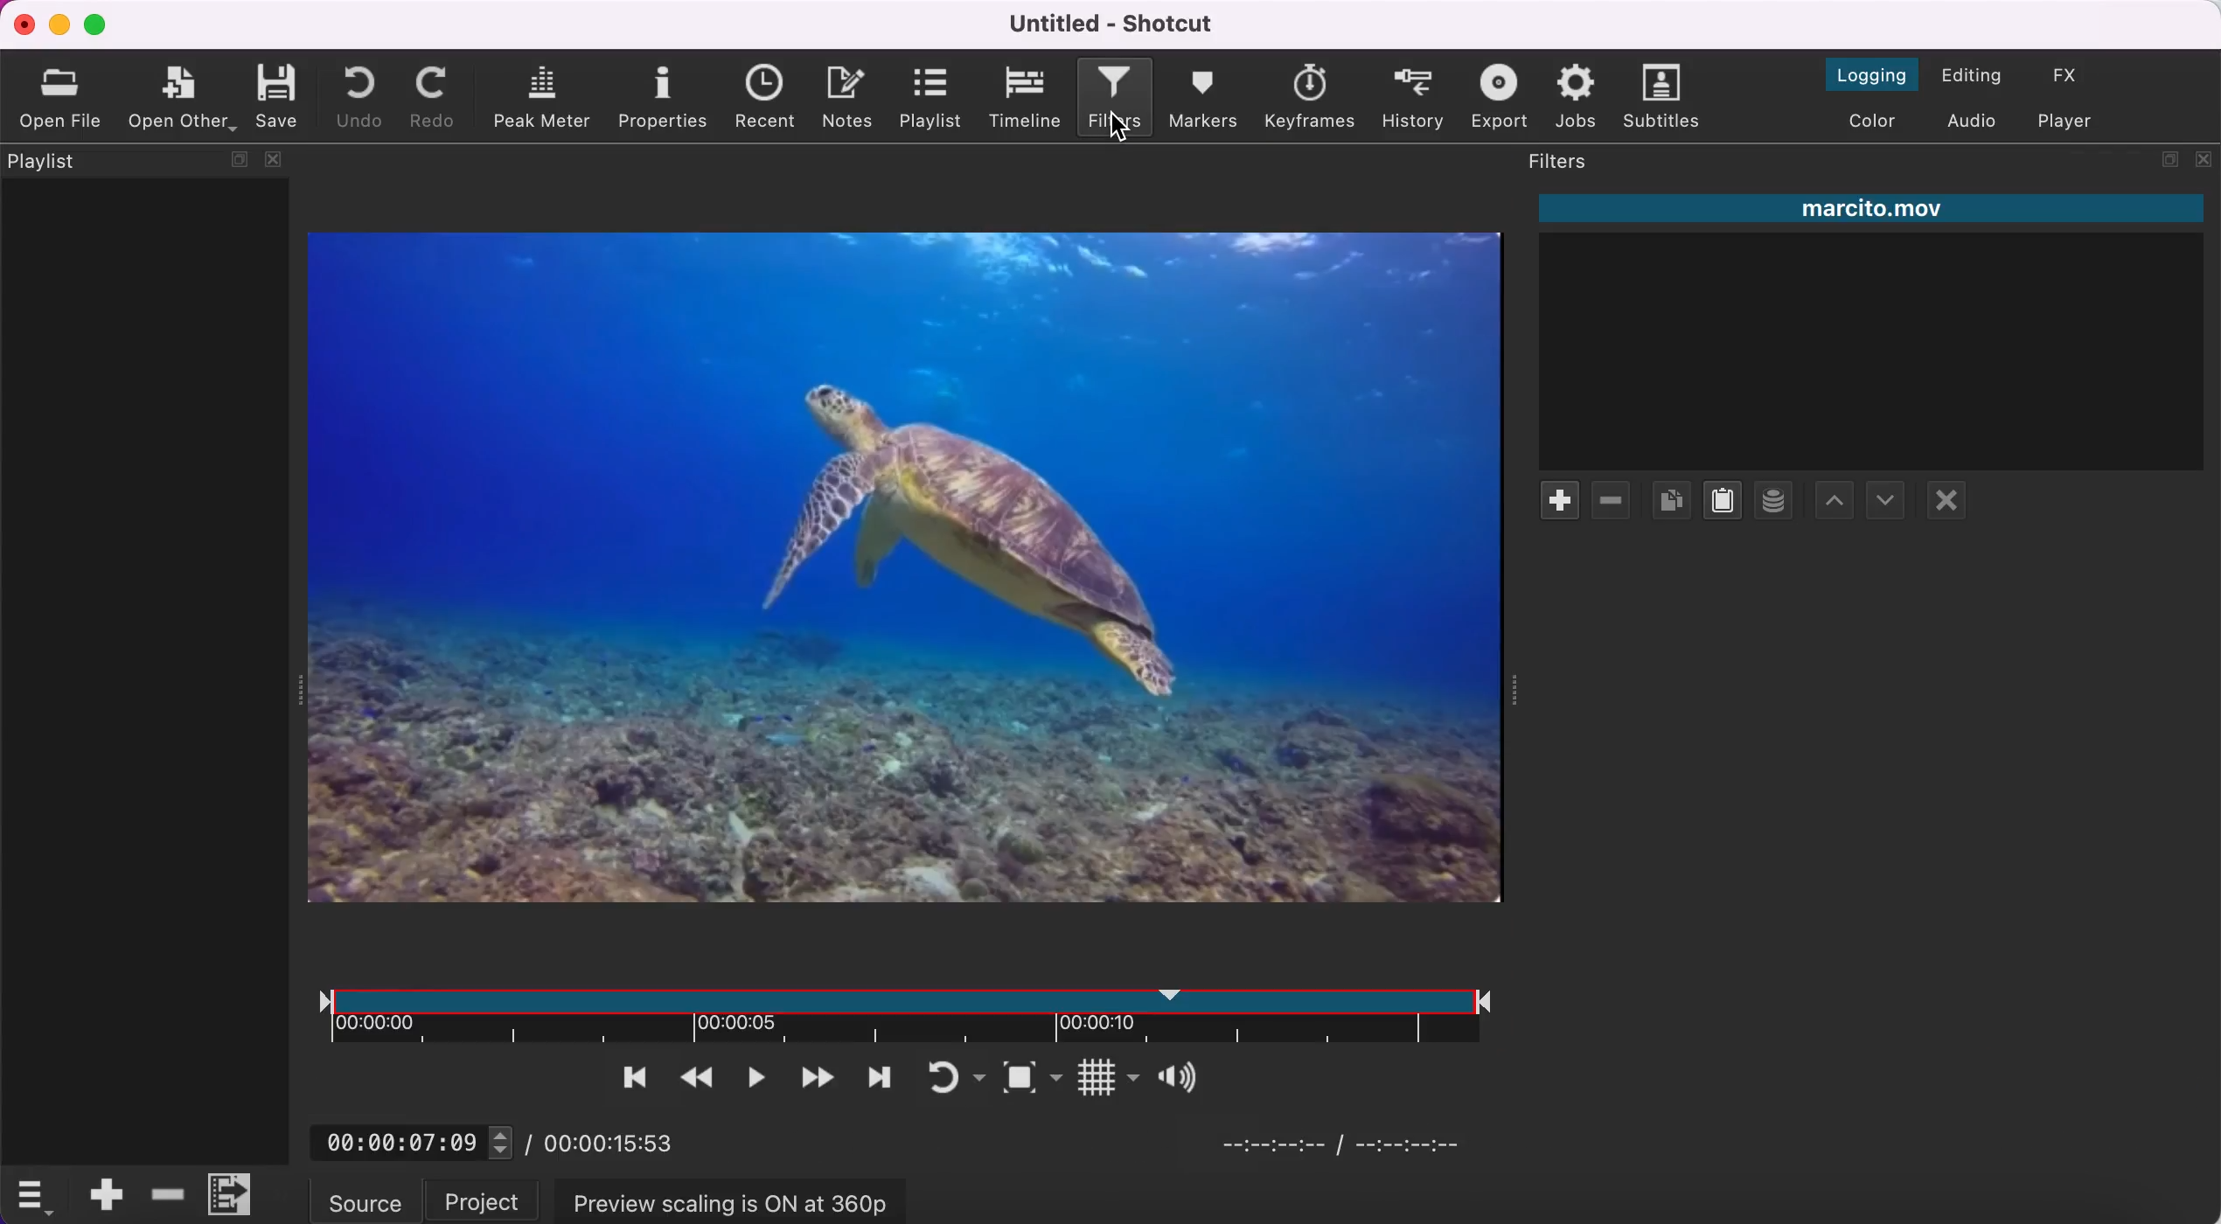 This screenshot has height=1224, width=2221. What do you see at coordinates (411, 1137) in the screenshot?
I see `00:00:07:09` at bounding box center [411, 1137].